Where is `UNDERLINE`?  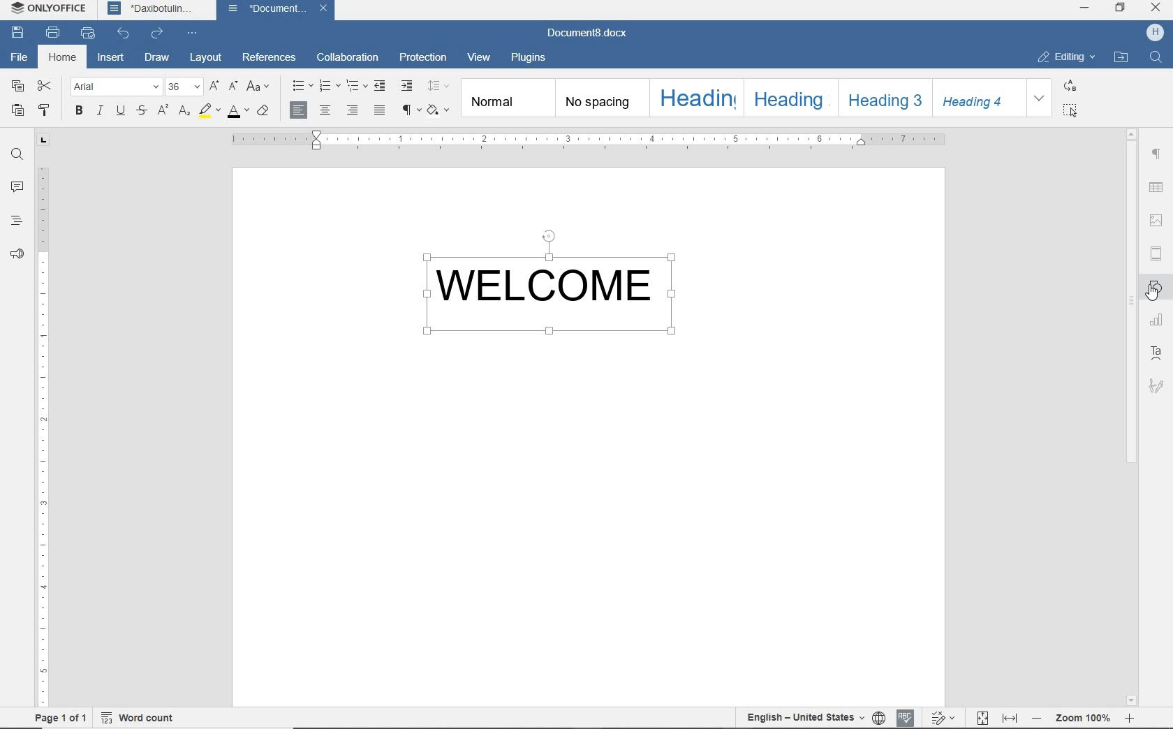
UNDERLINE is located at coordinates (122, 110).